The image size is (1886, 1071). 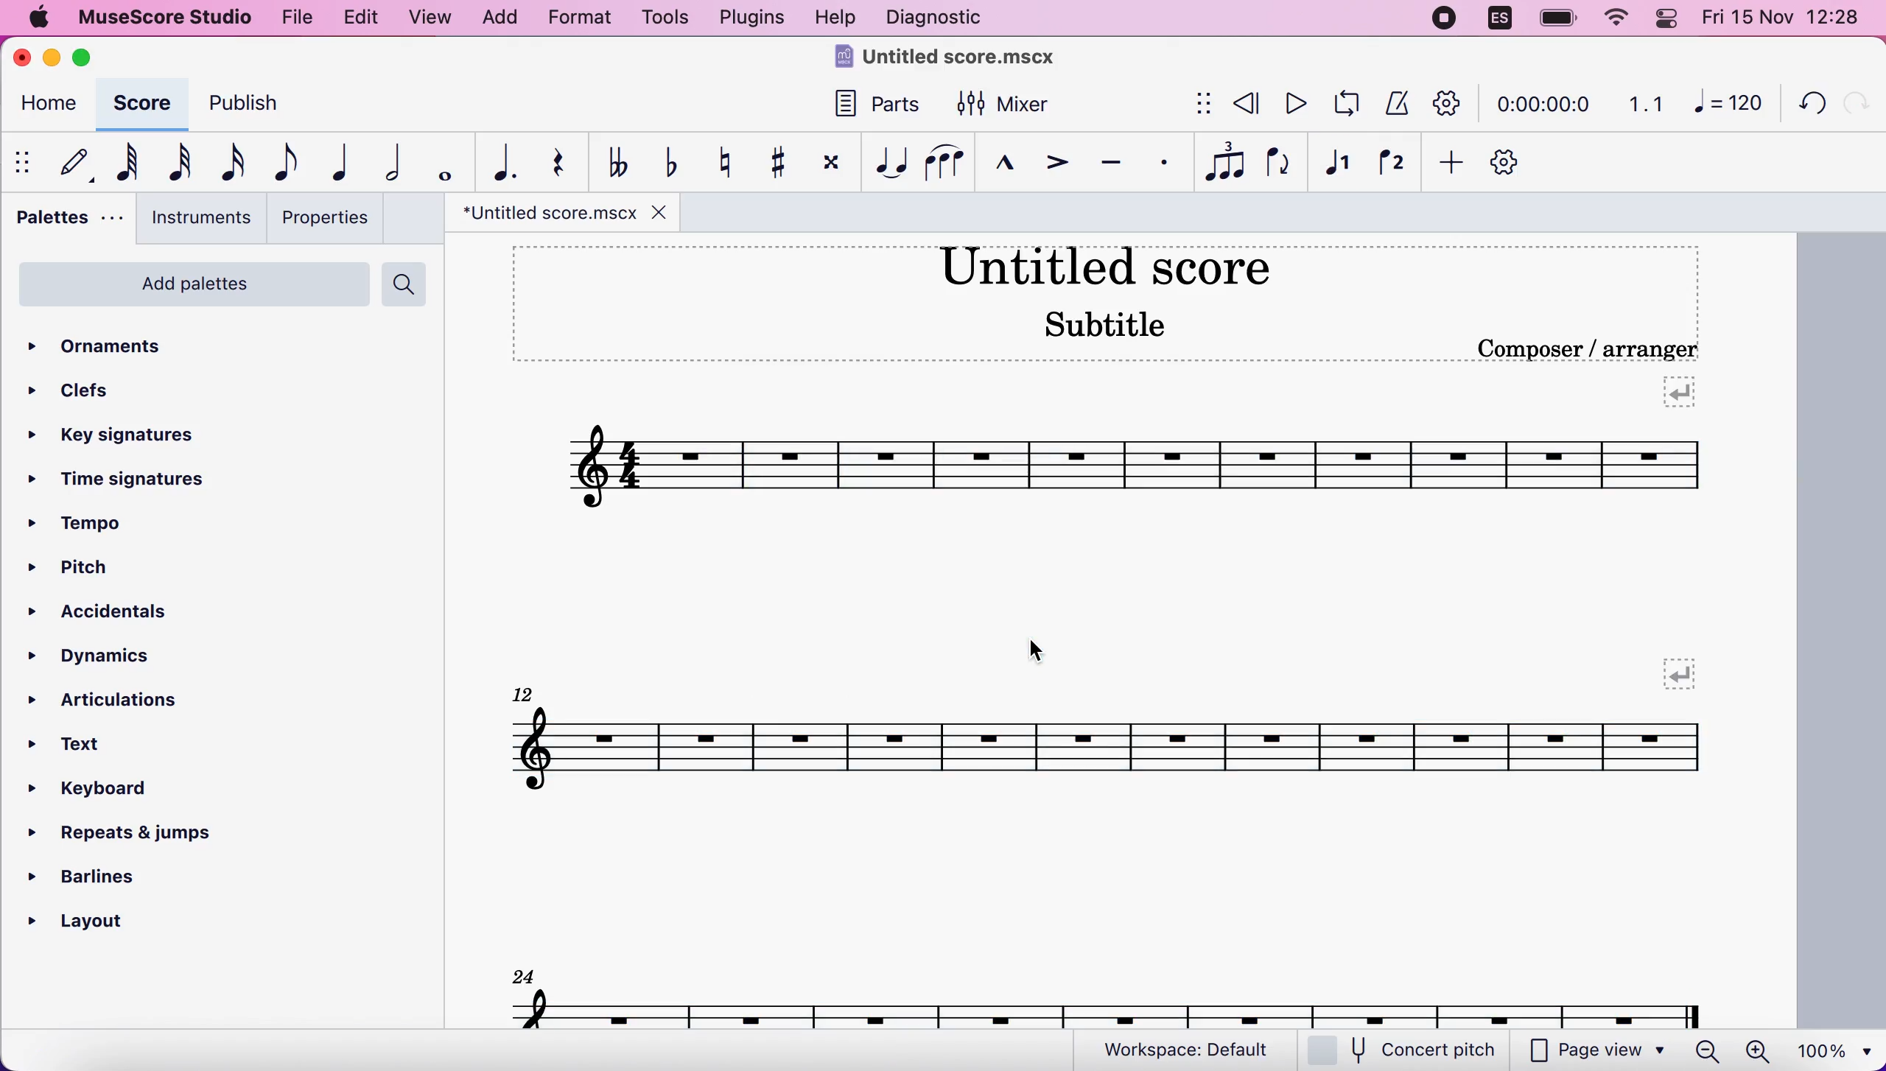 I want to click on add, so click(x=1446, y=164).